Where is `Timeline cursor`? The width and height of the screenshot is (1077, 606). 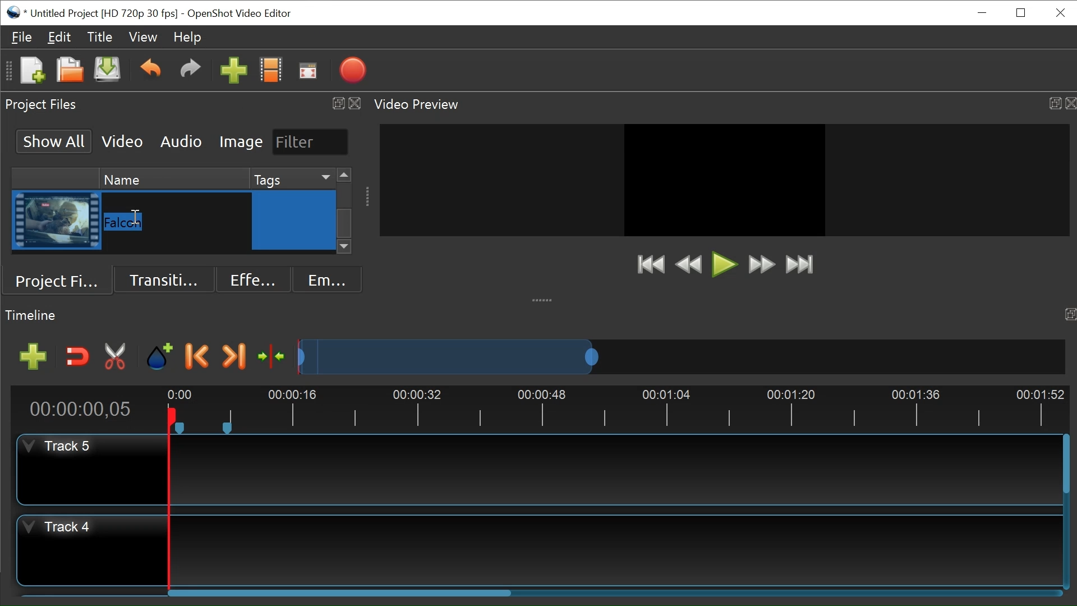
Timeline cursor is located at coordinates (168, 500).